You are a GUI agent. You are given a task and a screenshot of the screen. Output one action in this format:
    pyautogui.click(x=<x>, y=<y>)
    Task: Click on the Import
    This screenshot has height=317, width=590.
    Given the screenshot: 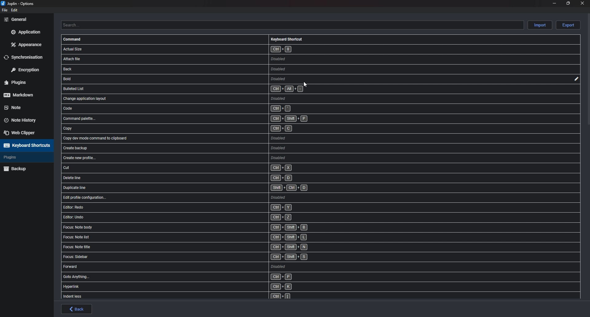 What is the action you would take?
    pyautogui.click(x=541, y=25)
    